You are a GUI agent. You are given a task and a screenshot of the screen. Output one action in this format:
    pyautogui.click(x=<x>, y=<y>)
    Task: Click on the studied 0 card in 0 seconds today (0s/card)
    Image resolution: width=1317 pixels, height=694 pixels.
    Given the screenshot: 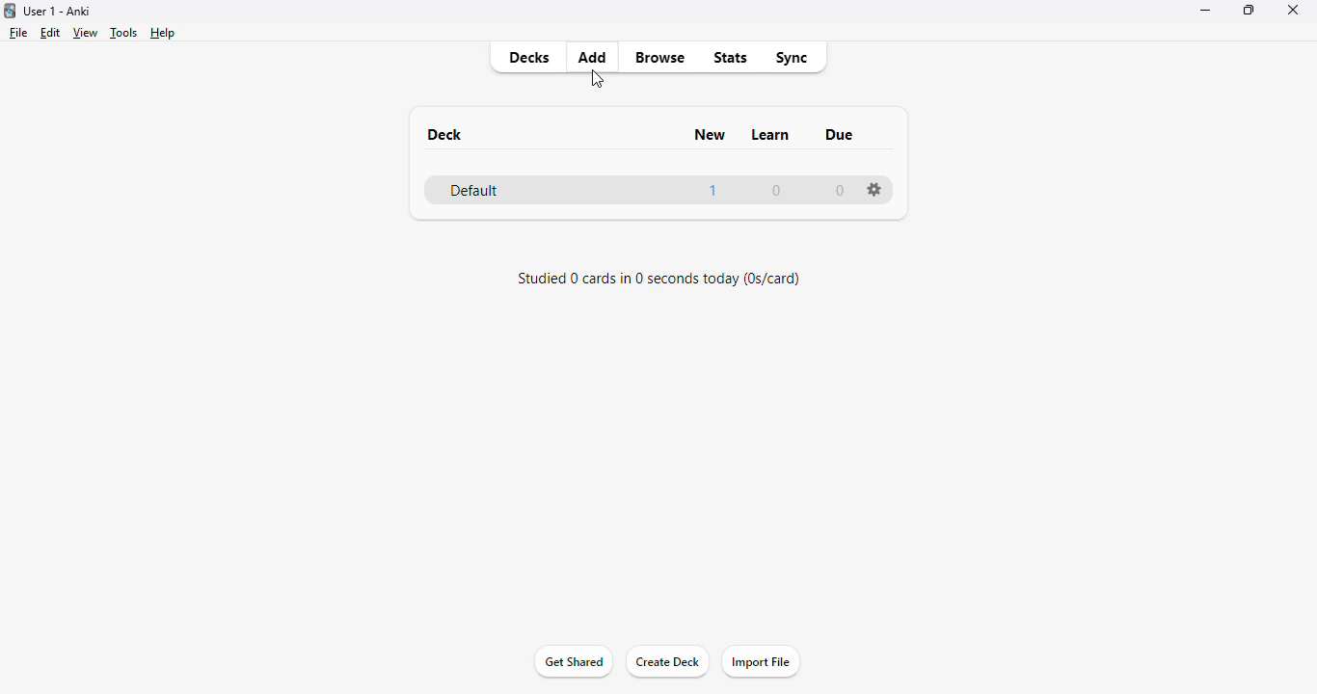 What is the action you would take?
    pyautogui.click(x=659, y=279)
    